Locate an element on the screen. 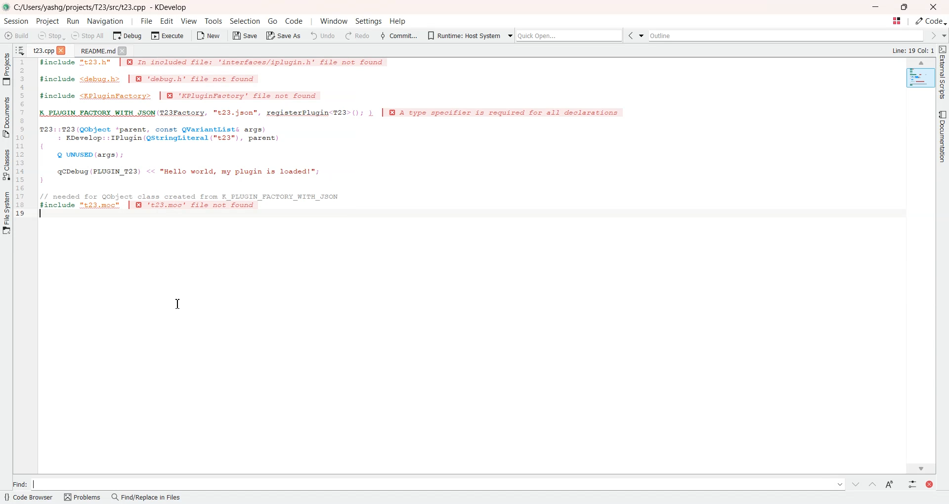  Scroll up is located at coordinates (921, 63).